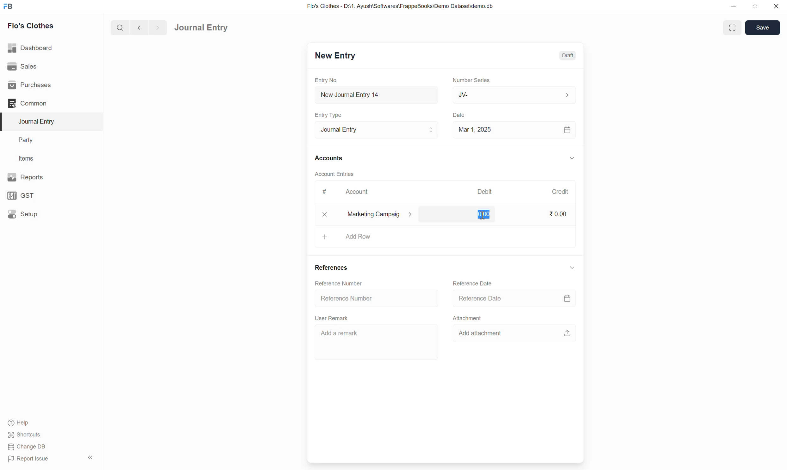 This screenshot has height=470, width=787. What do you see at coordinates (515, 95) in the screenshot?
I see `JV-` at bounding box center [515, 95].